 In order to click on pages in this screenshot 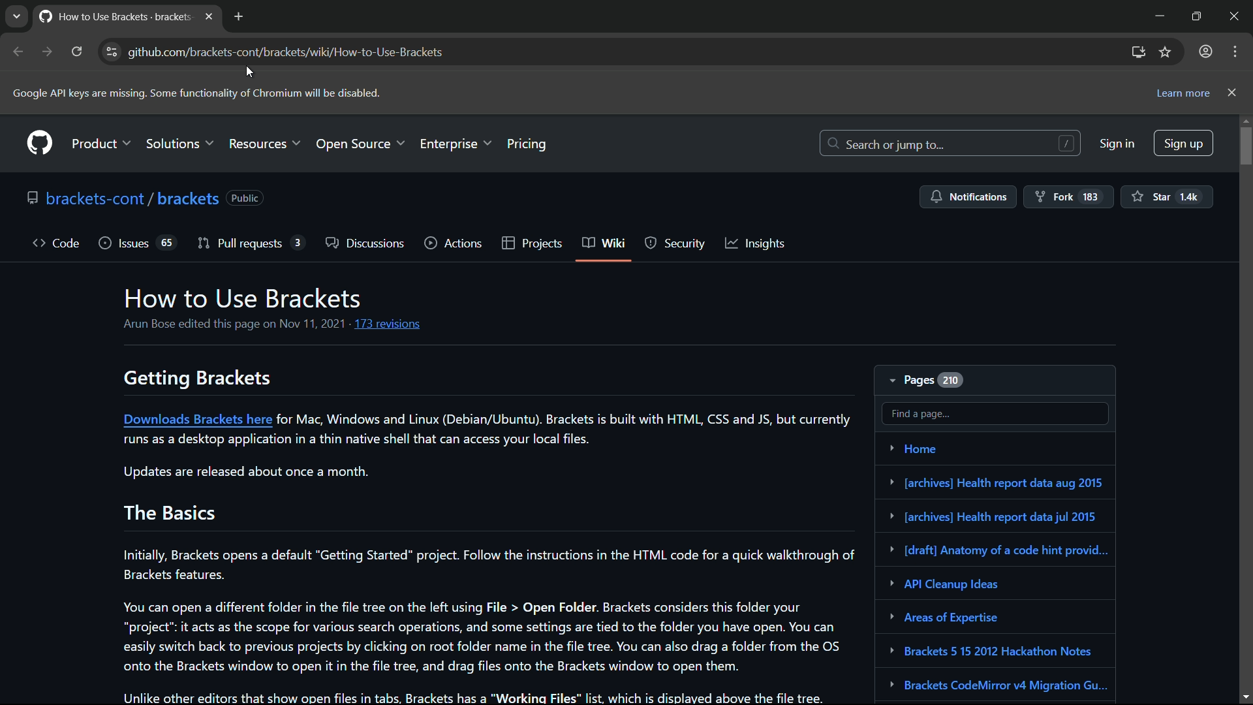, I will do `click(931, 380)`.